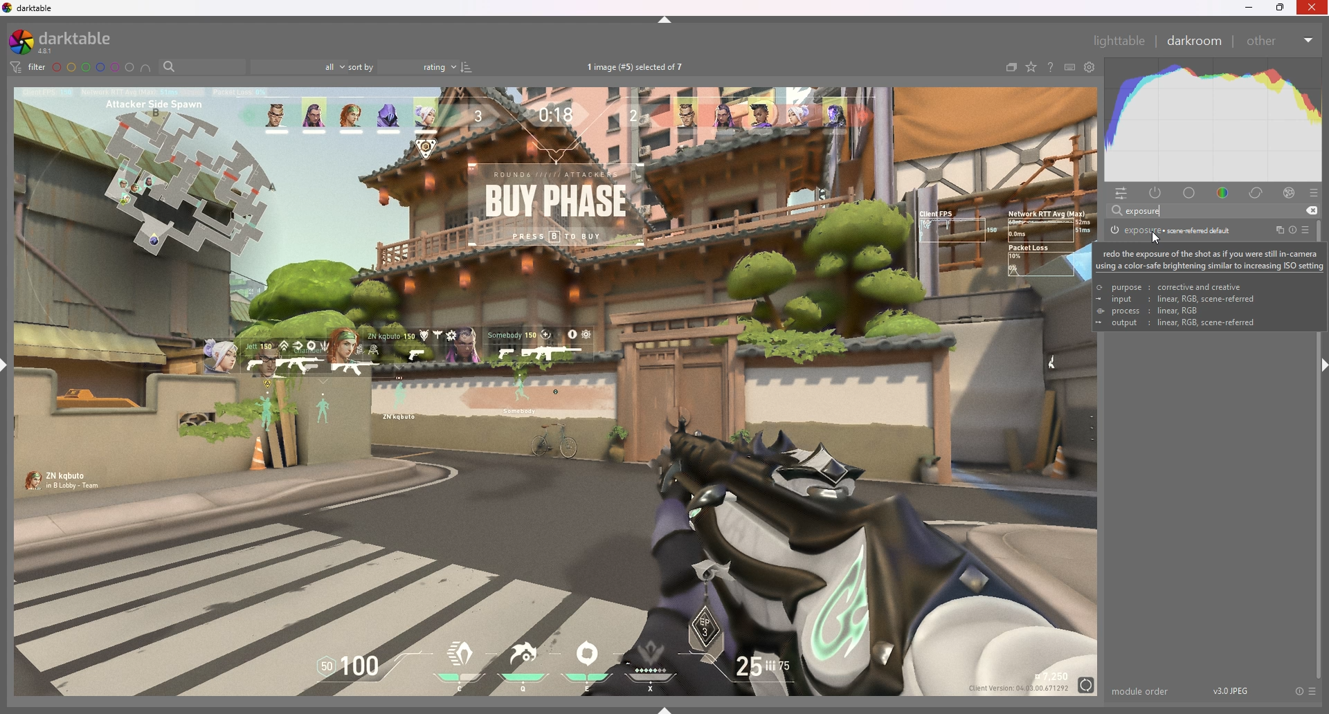 This screenshot has height=714, width=1329. Describe the element at coordinates (1143, 210) in the screenshot. I see `exposure` at that location.